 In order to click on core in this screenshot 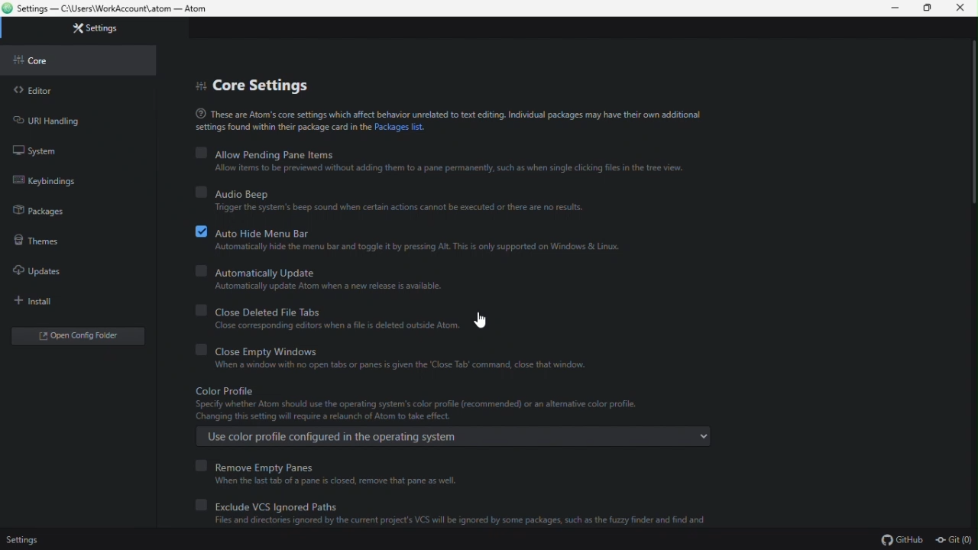, I will do `click(79, 59)`.